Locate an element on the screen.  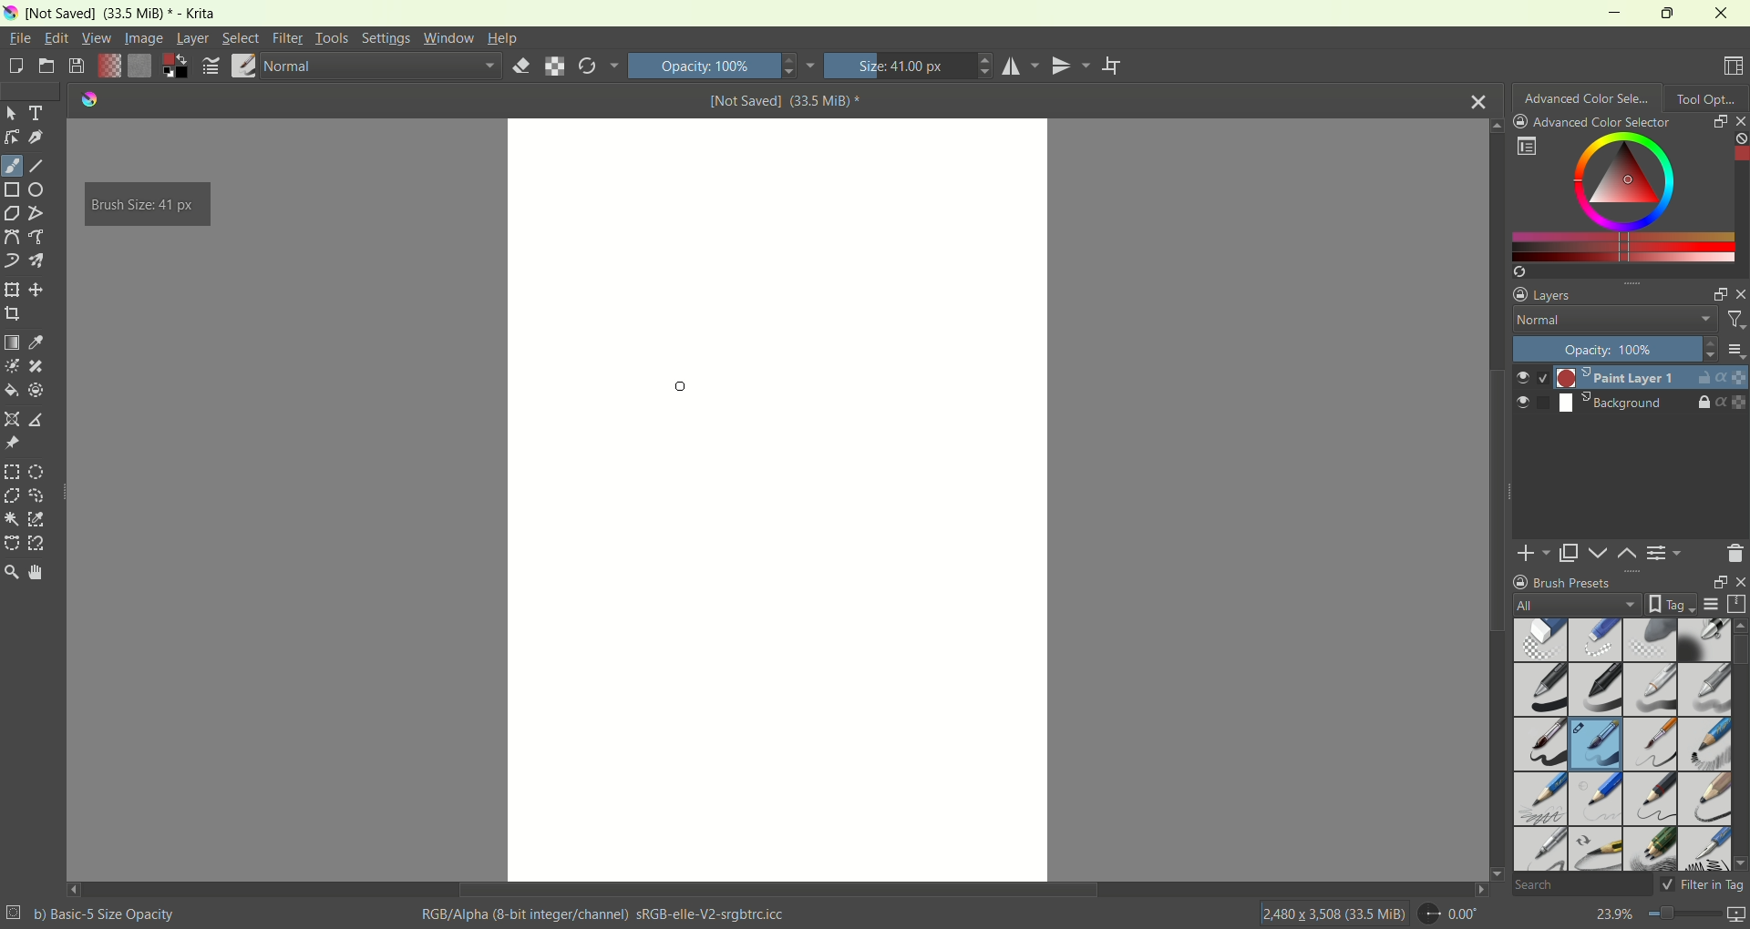
enclose and fill is located at coordinates (36, 392).